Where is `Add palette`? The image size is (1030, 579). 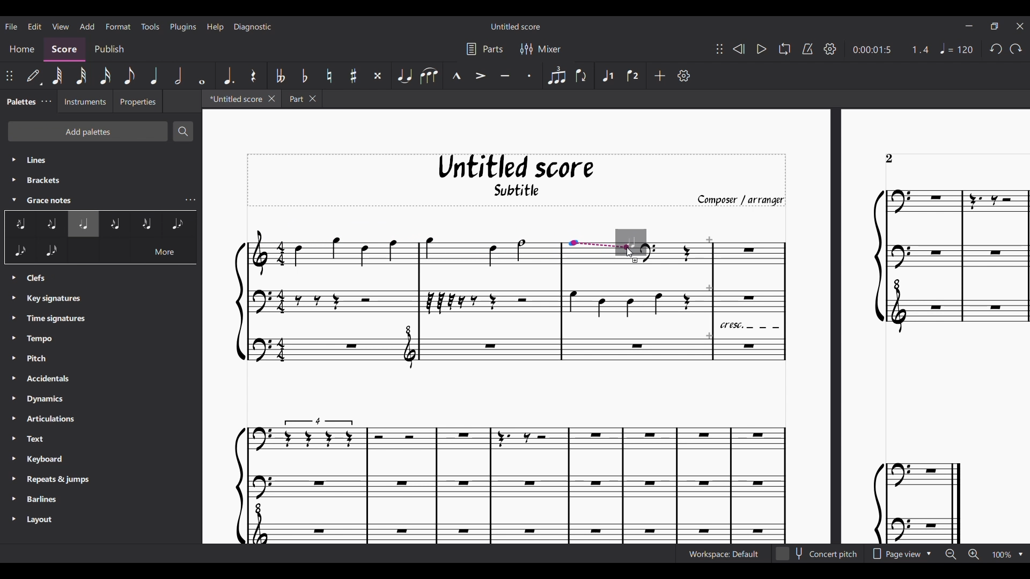 Add palette is located at coordinates (87, 131).